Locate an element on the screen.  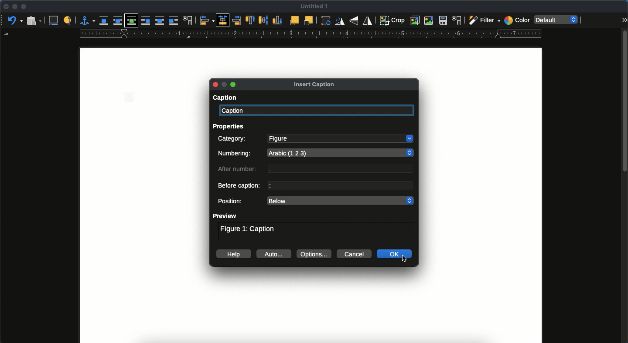
below is located at coordinates (340, 201).